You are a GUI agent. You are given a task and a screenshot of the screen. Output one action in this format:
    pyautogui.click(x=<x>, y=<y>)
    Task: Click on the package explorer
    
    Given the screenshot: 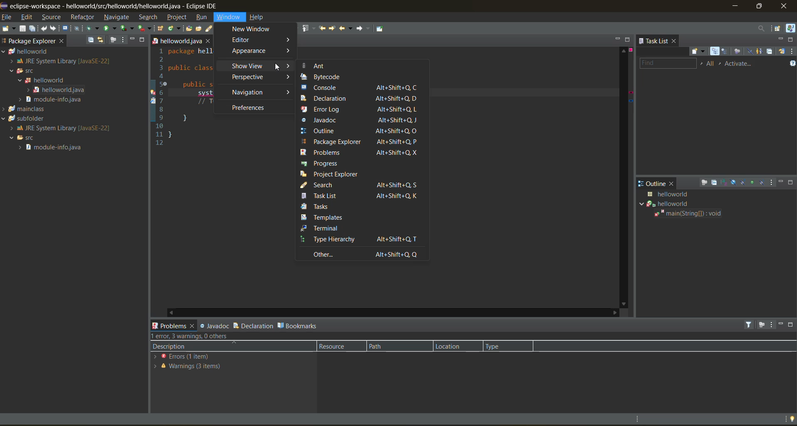 What is the action you would take?
    pyautogui.click(x=28, y=41)
    